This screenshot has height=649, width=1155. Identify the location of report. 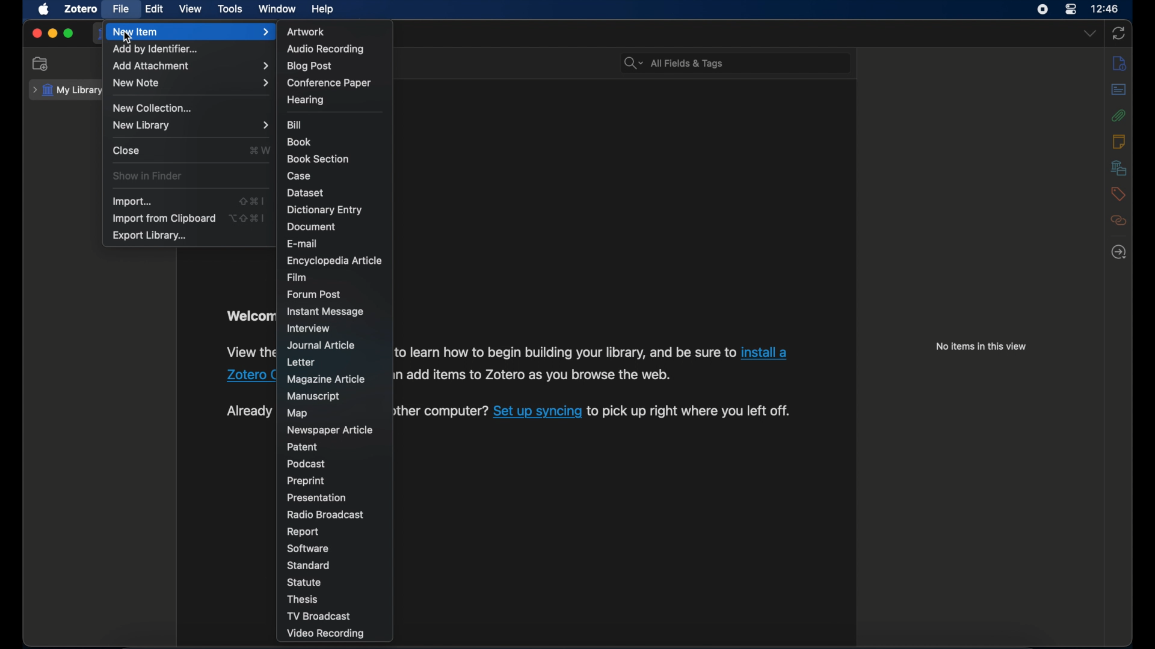
(303, 532).